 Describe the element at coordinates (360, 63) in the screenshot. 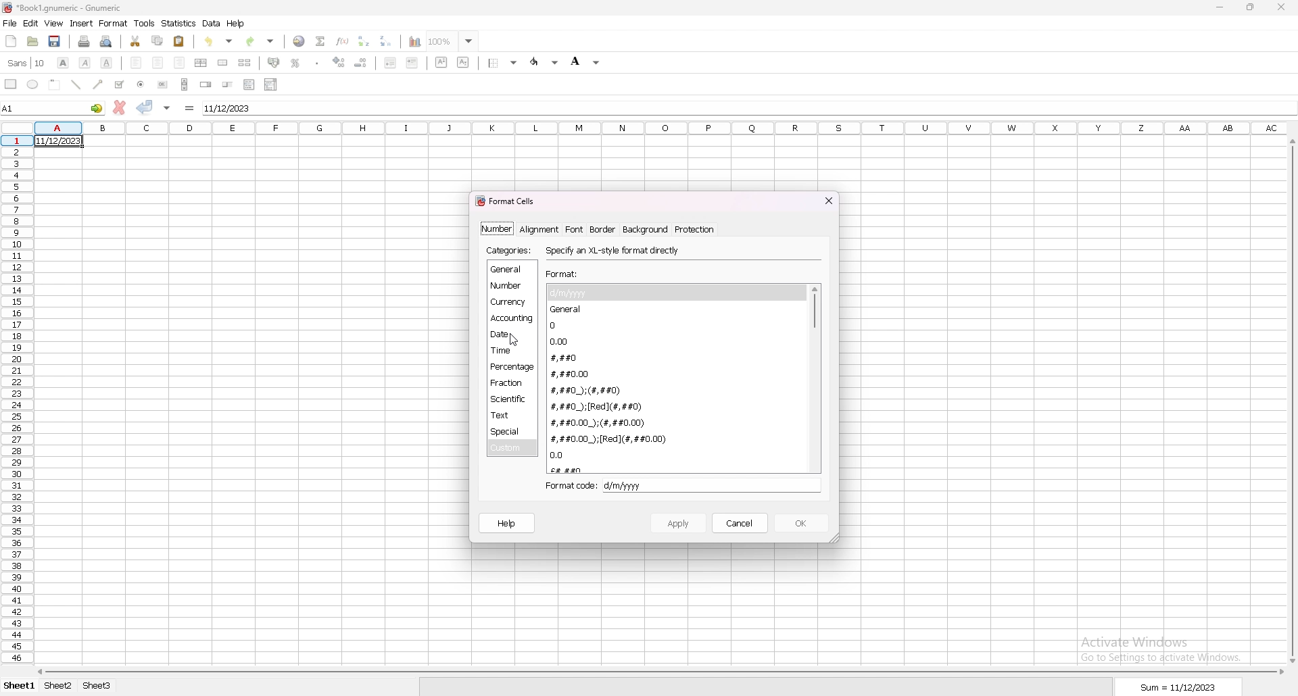

I see `decrease indent` at that location.